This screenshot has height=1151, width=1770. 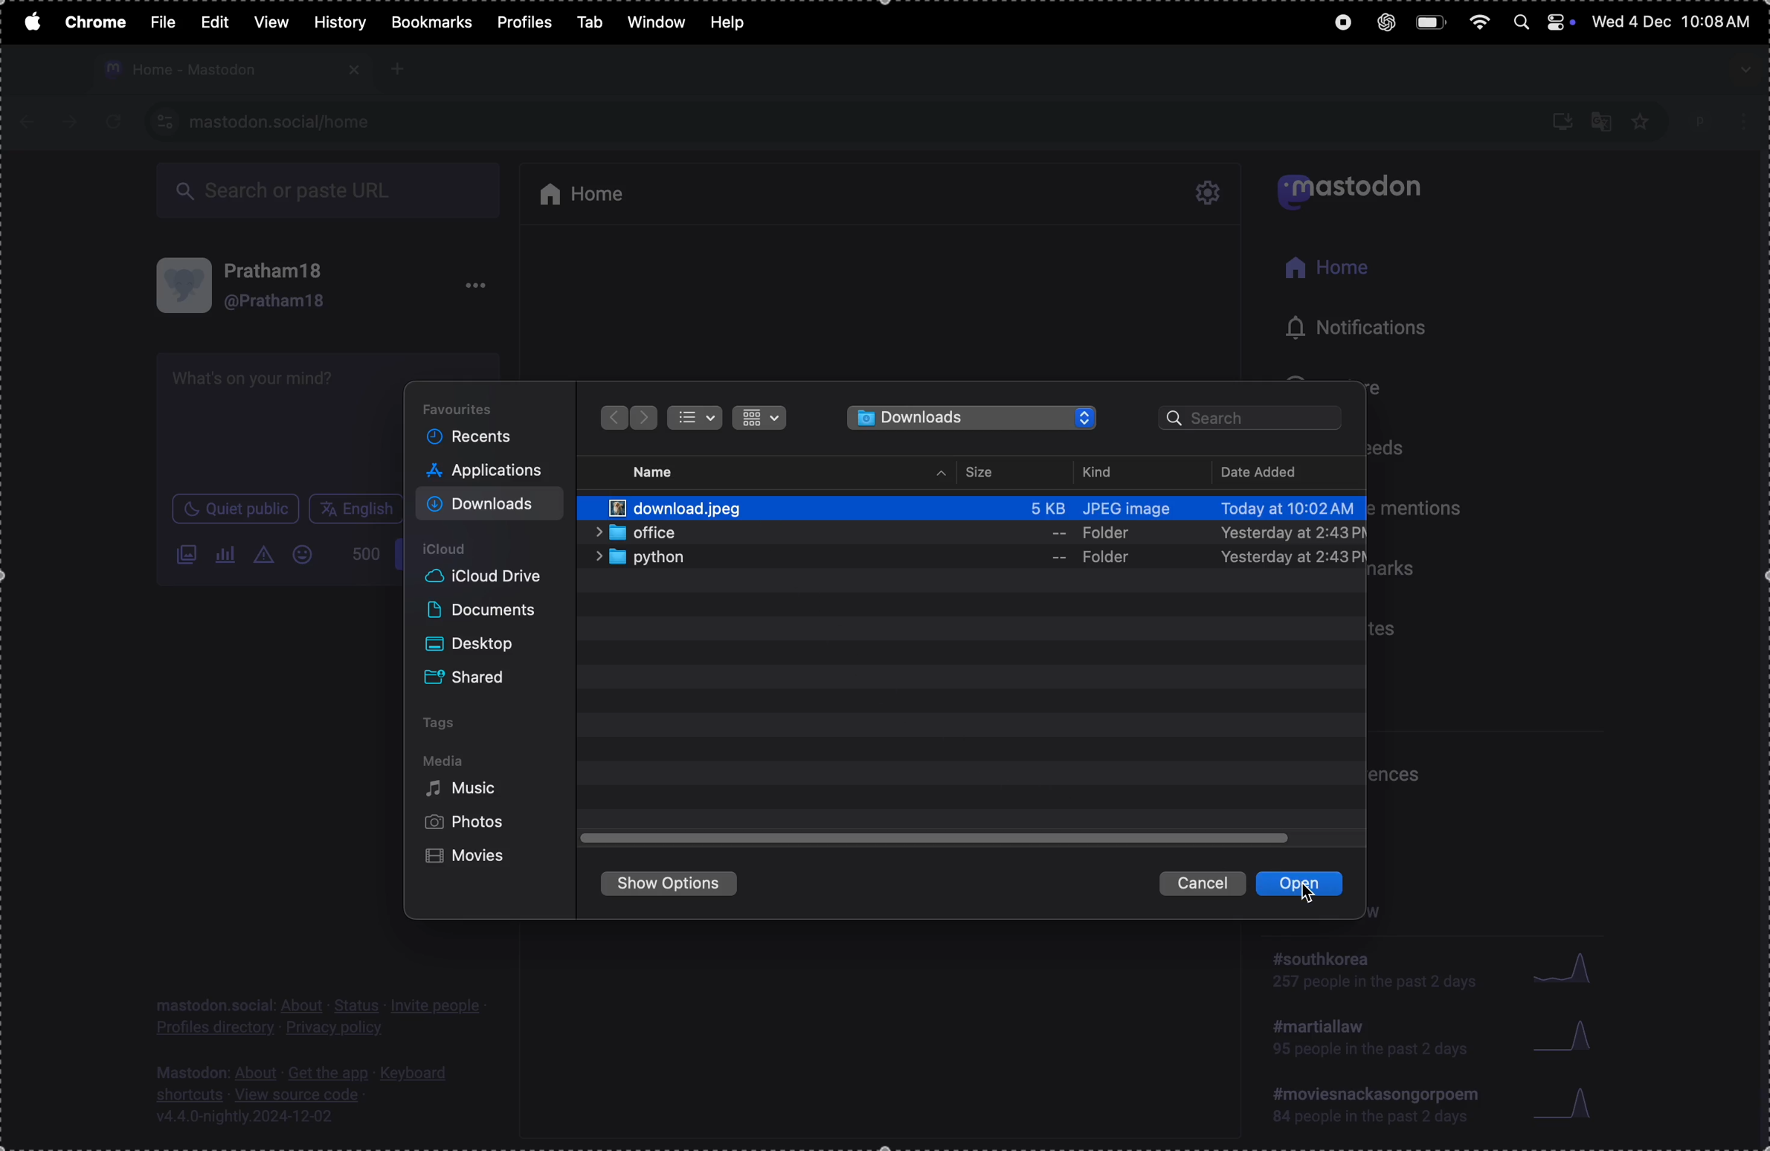 What do you see at coordinates (1307, 886) in the screenshot?
I see `open` at bounding box center [1307, 886].